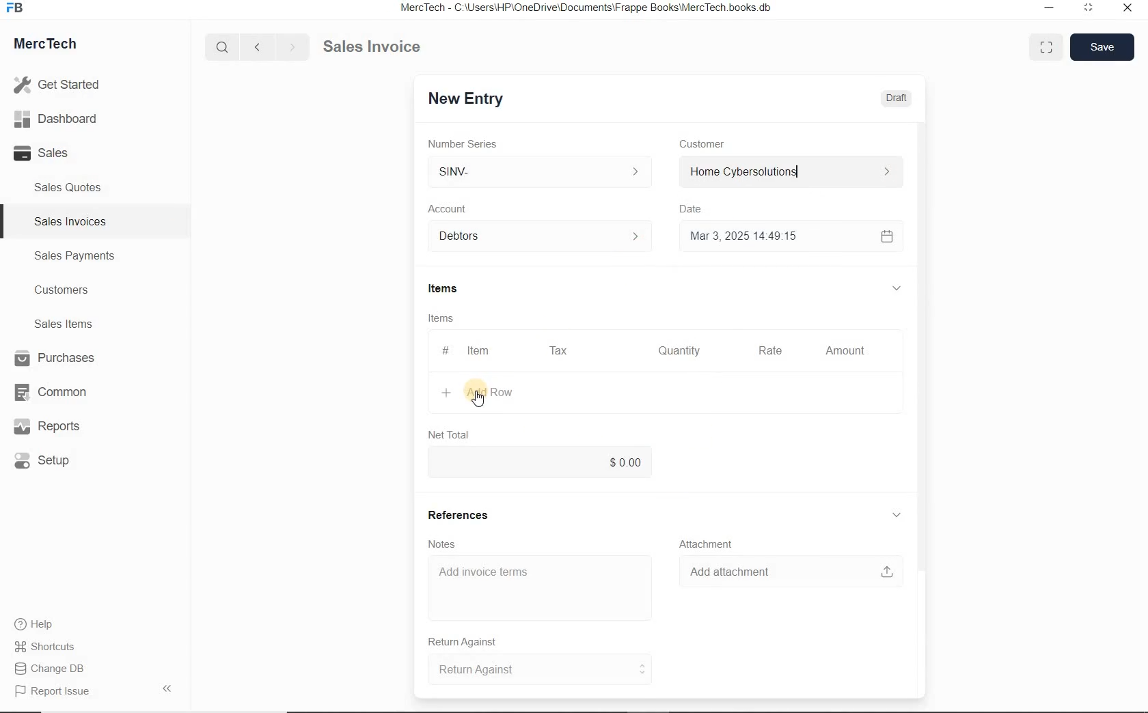 This screenshot has width=1148, height=713. I want to click on Report Issue, so click(55, 692).